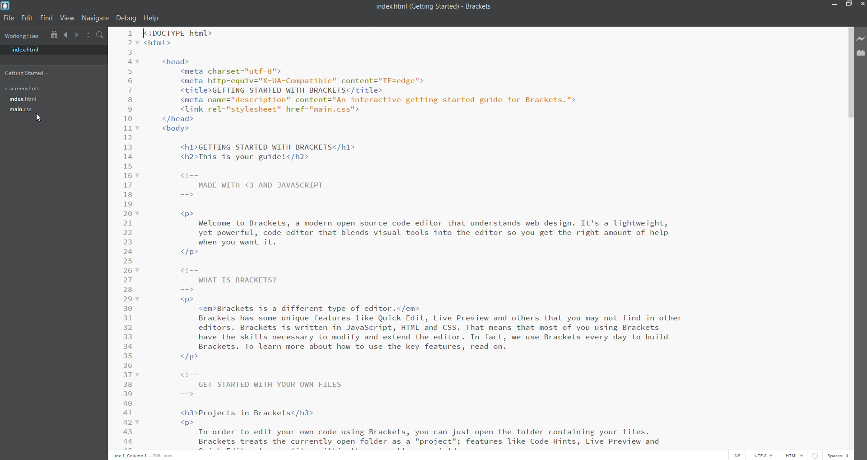 The height and width of the screenshot is (460, 867). Describe the element at coordinates (38, 117) in the screenshot. I see `cursor` at that location.